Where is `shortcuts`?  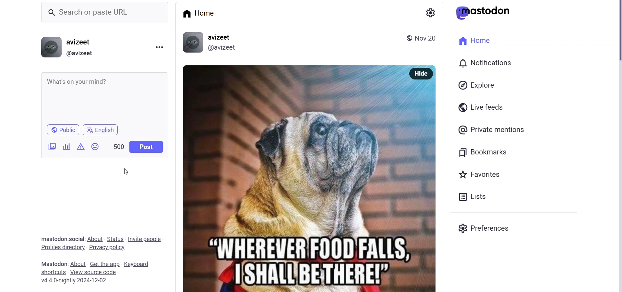
shortcuts is located at coordinates (53, 272).